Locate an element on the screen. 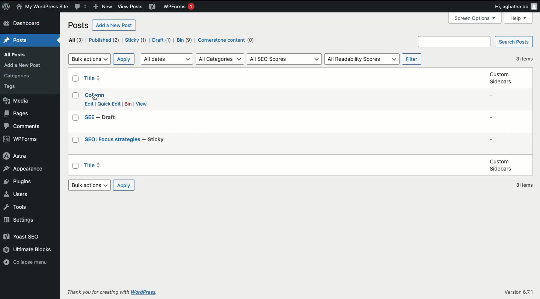 This screenshot has width=540, height=299. checkbox is located at coordinates (75, 140).